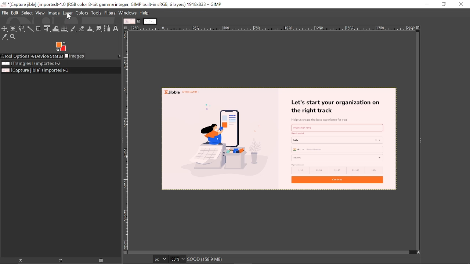  Describe the element at coordinates (126, 140) in the screenshot. I see `Vertical label` at that location.